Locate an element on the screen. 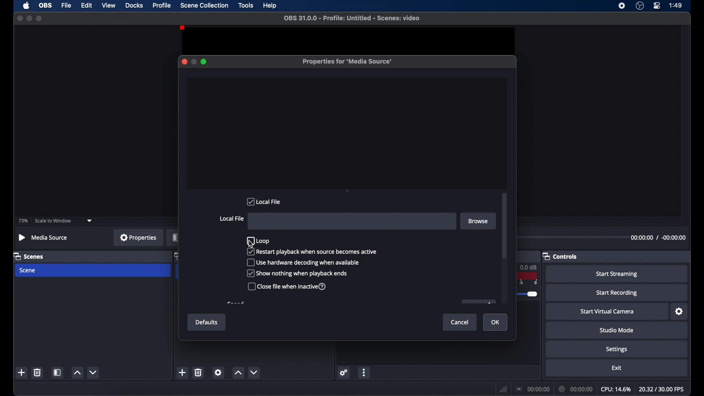 This screenshot has height=396, width=704. time is located at coordinates (676, 5).